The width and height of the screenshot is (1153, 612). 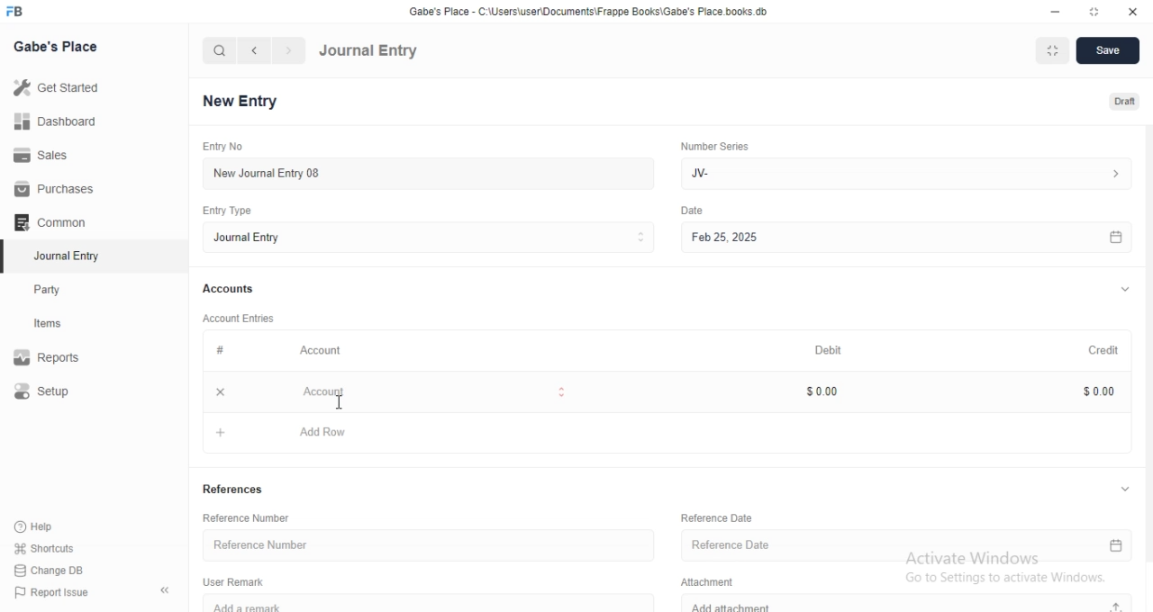 I want to click on search, so click(x=220, y=51).